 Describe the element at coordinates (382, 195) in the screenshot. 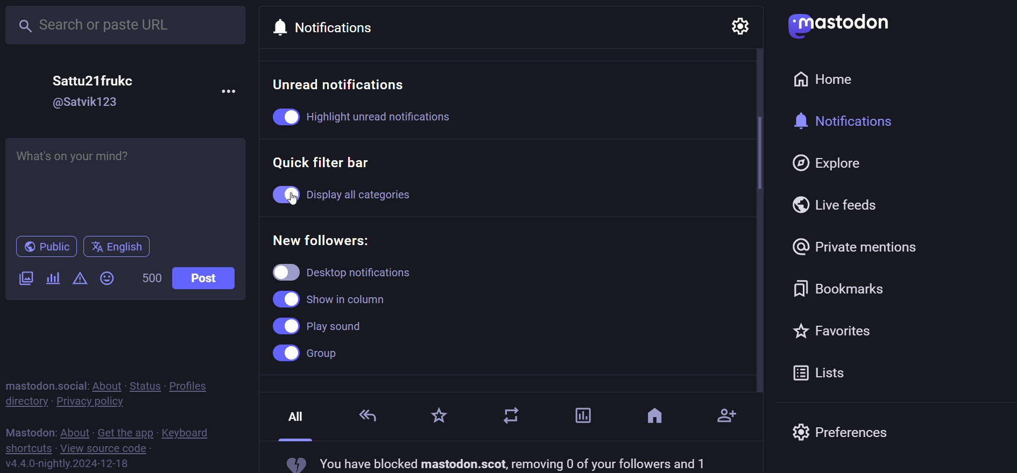

I see `display all categories` at that location.